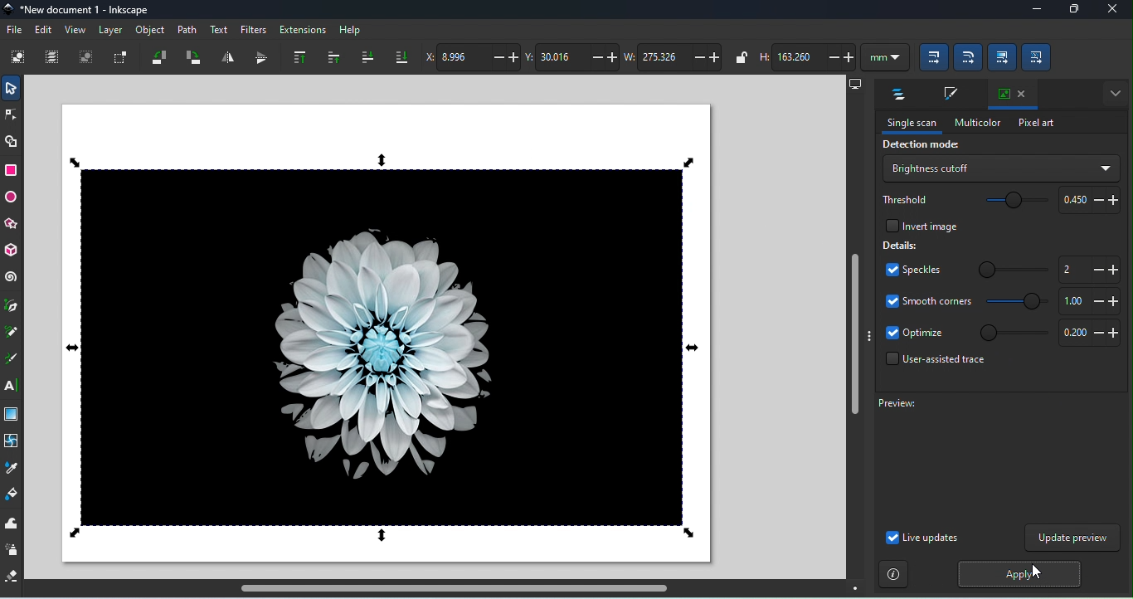 The height and width of the screenshot is (599, 1133). I want to click on Close tab, so click(1011, 92).